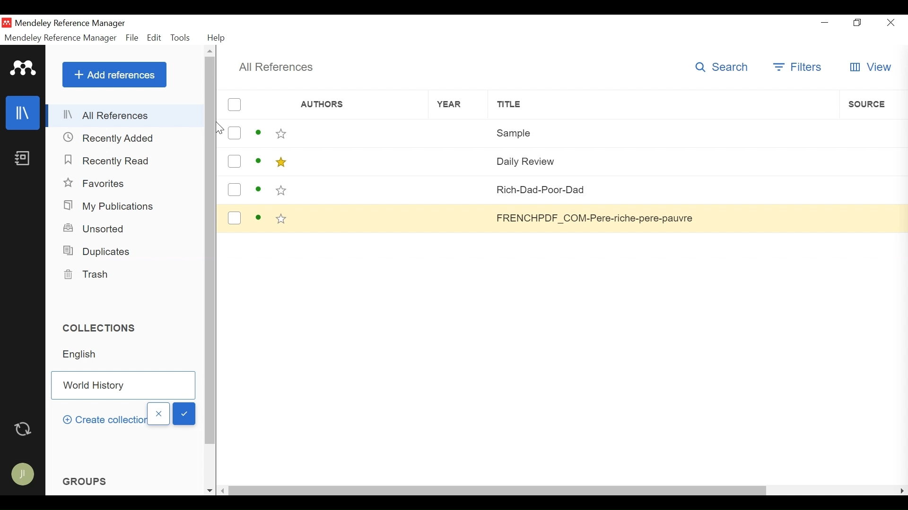  What do you see at coordinates (24, 427) in the screenshot?
I see `Sync` at bounding box center [24, 427].